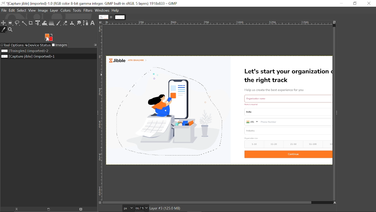 The height and width of the screenshot is (212, 376). Describe the element at coordinates (201, 208) in the screenshot. I see `Layer of the current image` at that location.